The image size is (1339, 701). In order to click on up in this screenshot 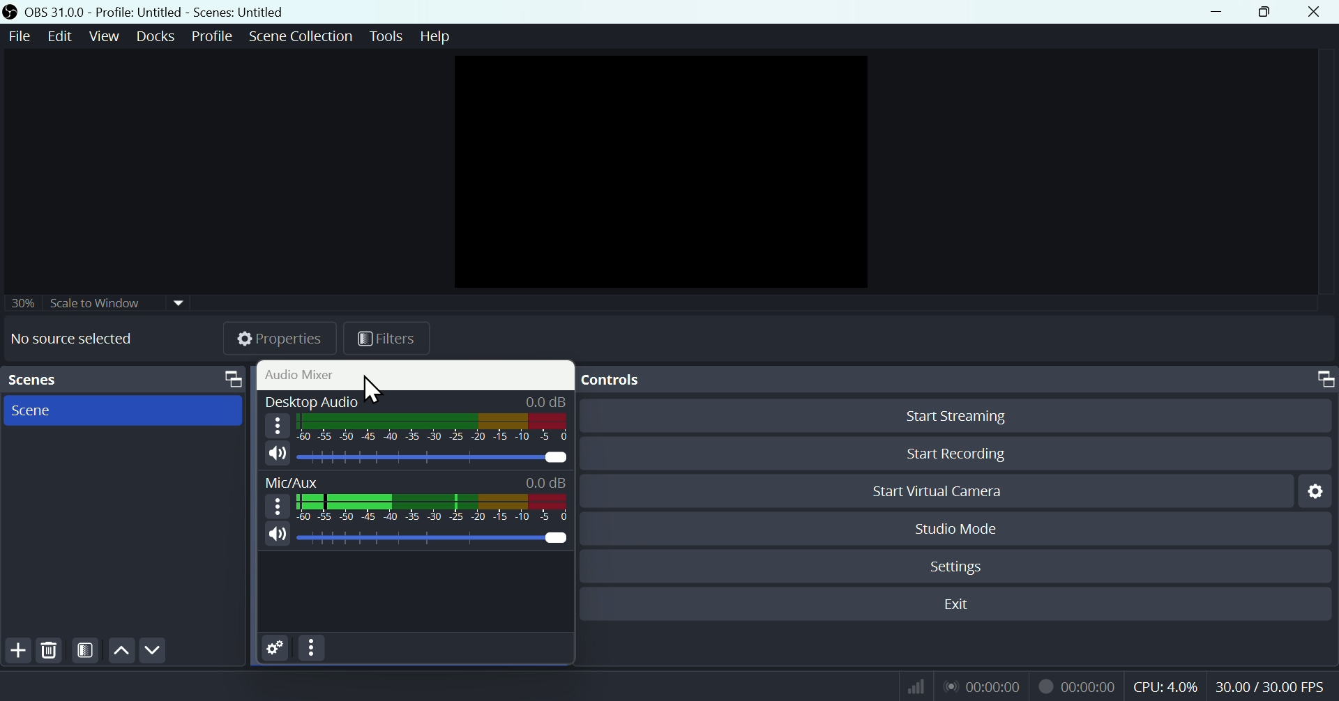, I will do `click(121, 649)`.